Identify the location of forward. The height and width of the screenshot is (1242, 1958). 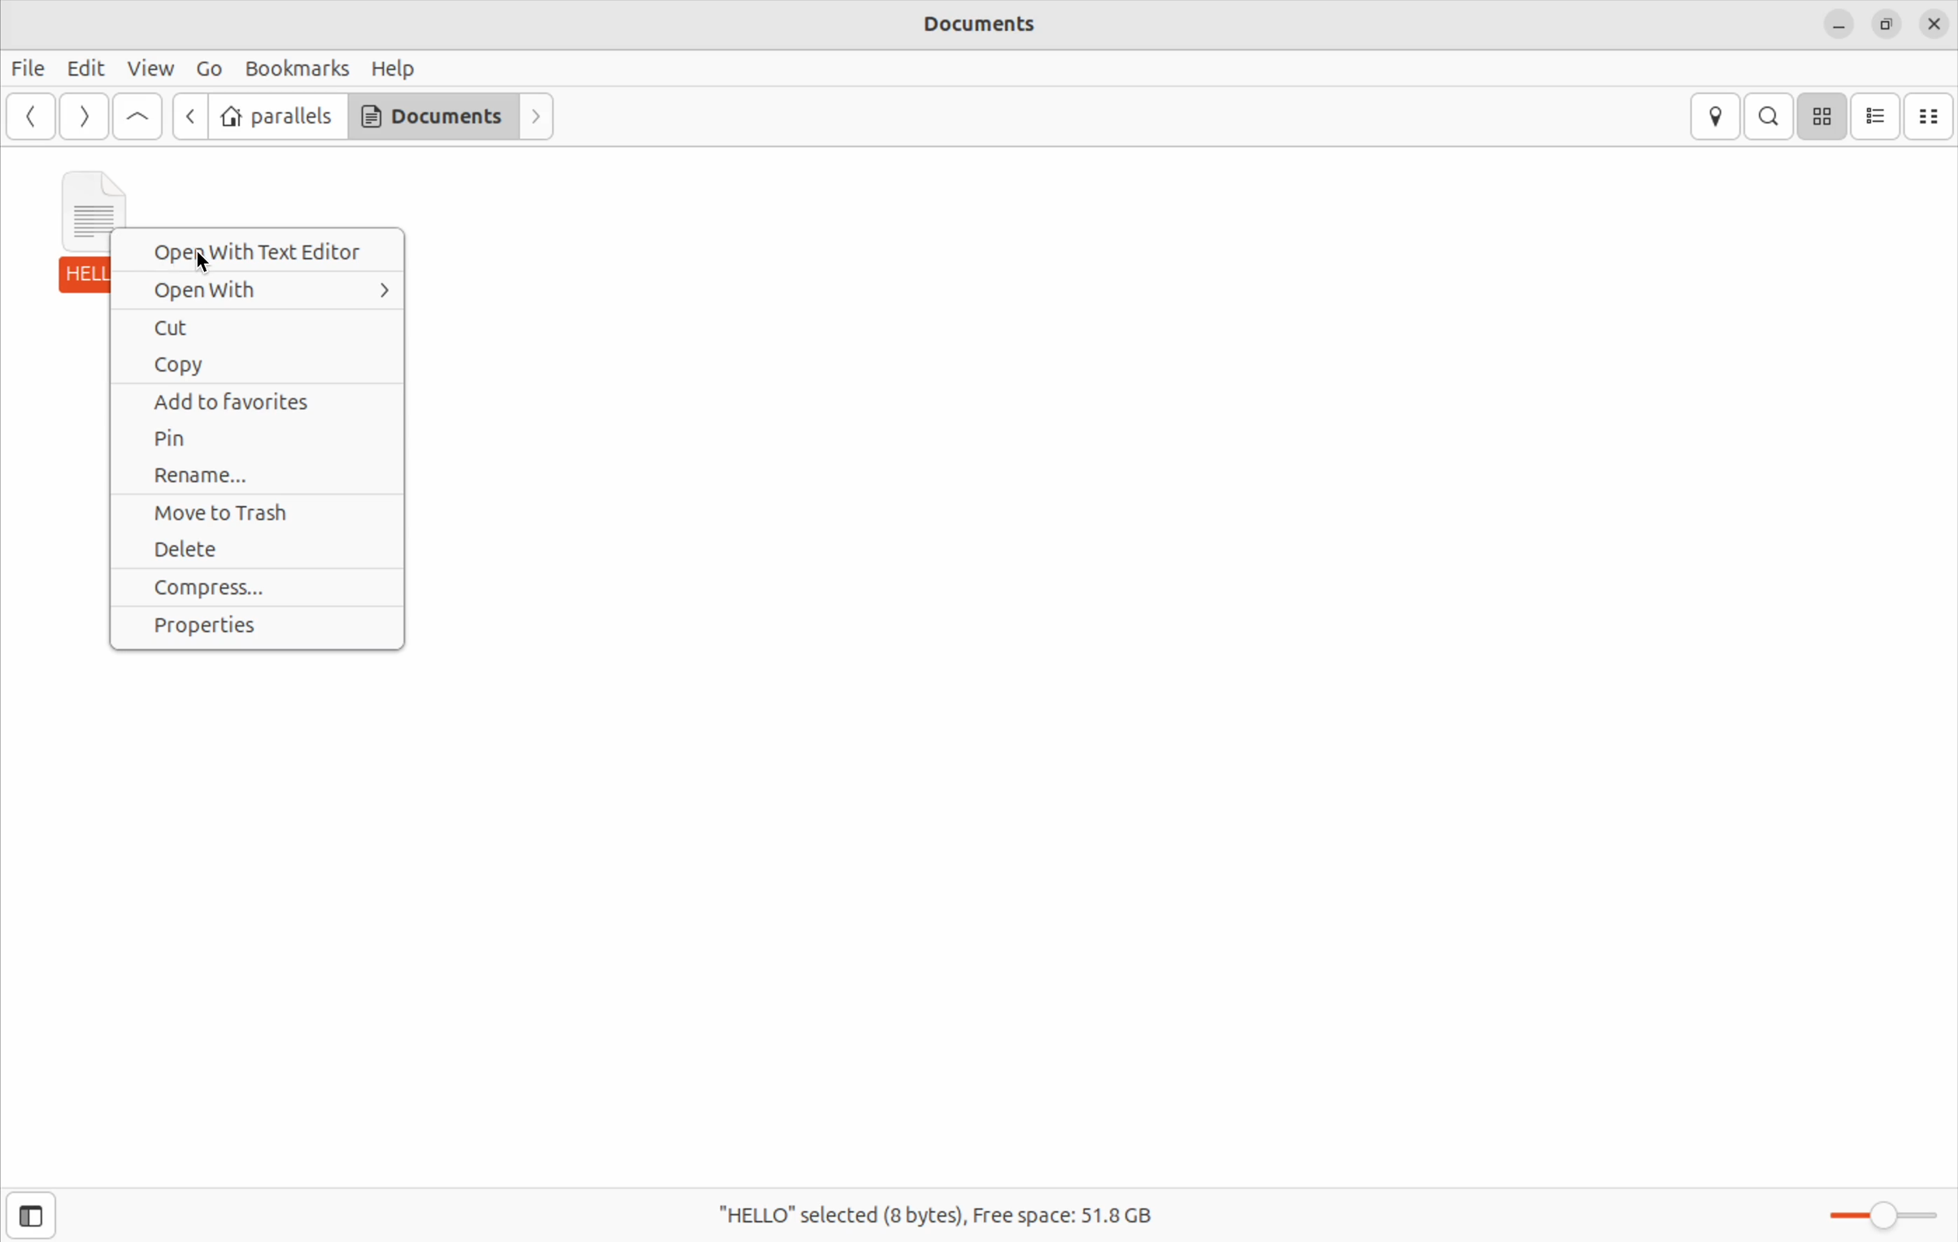
(190, 116).